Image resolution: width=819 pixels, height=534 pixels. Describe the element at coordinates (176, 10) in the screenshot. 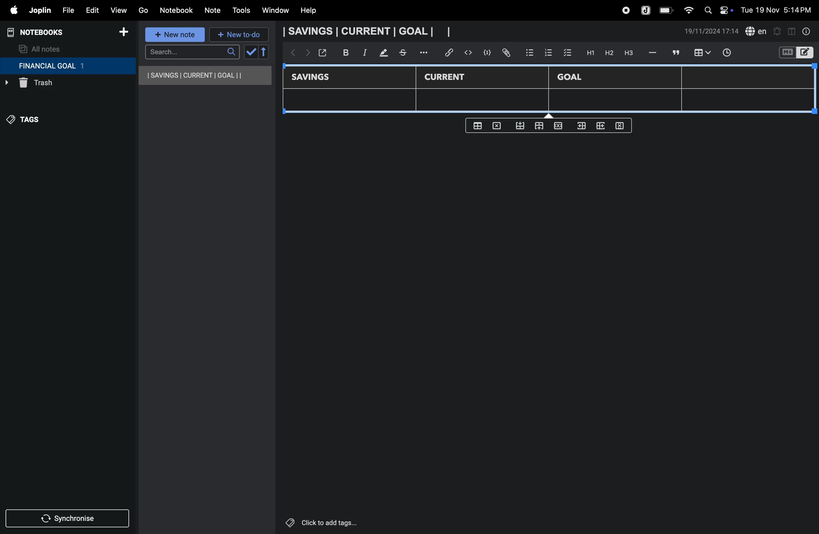

I see `notebook` at that location.